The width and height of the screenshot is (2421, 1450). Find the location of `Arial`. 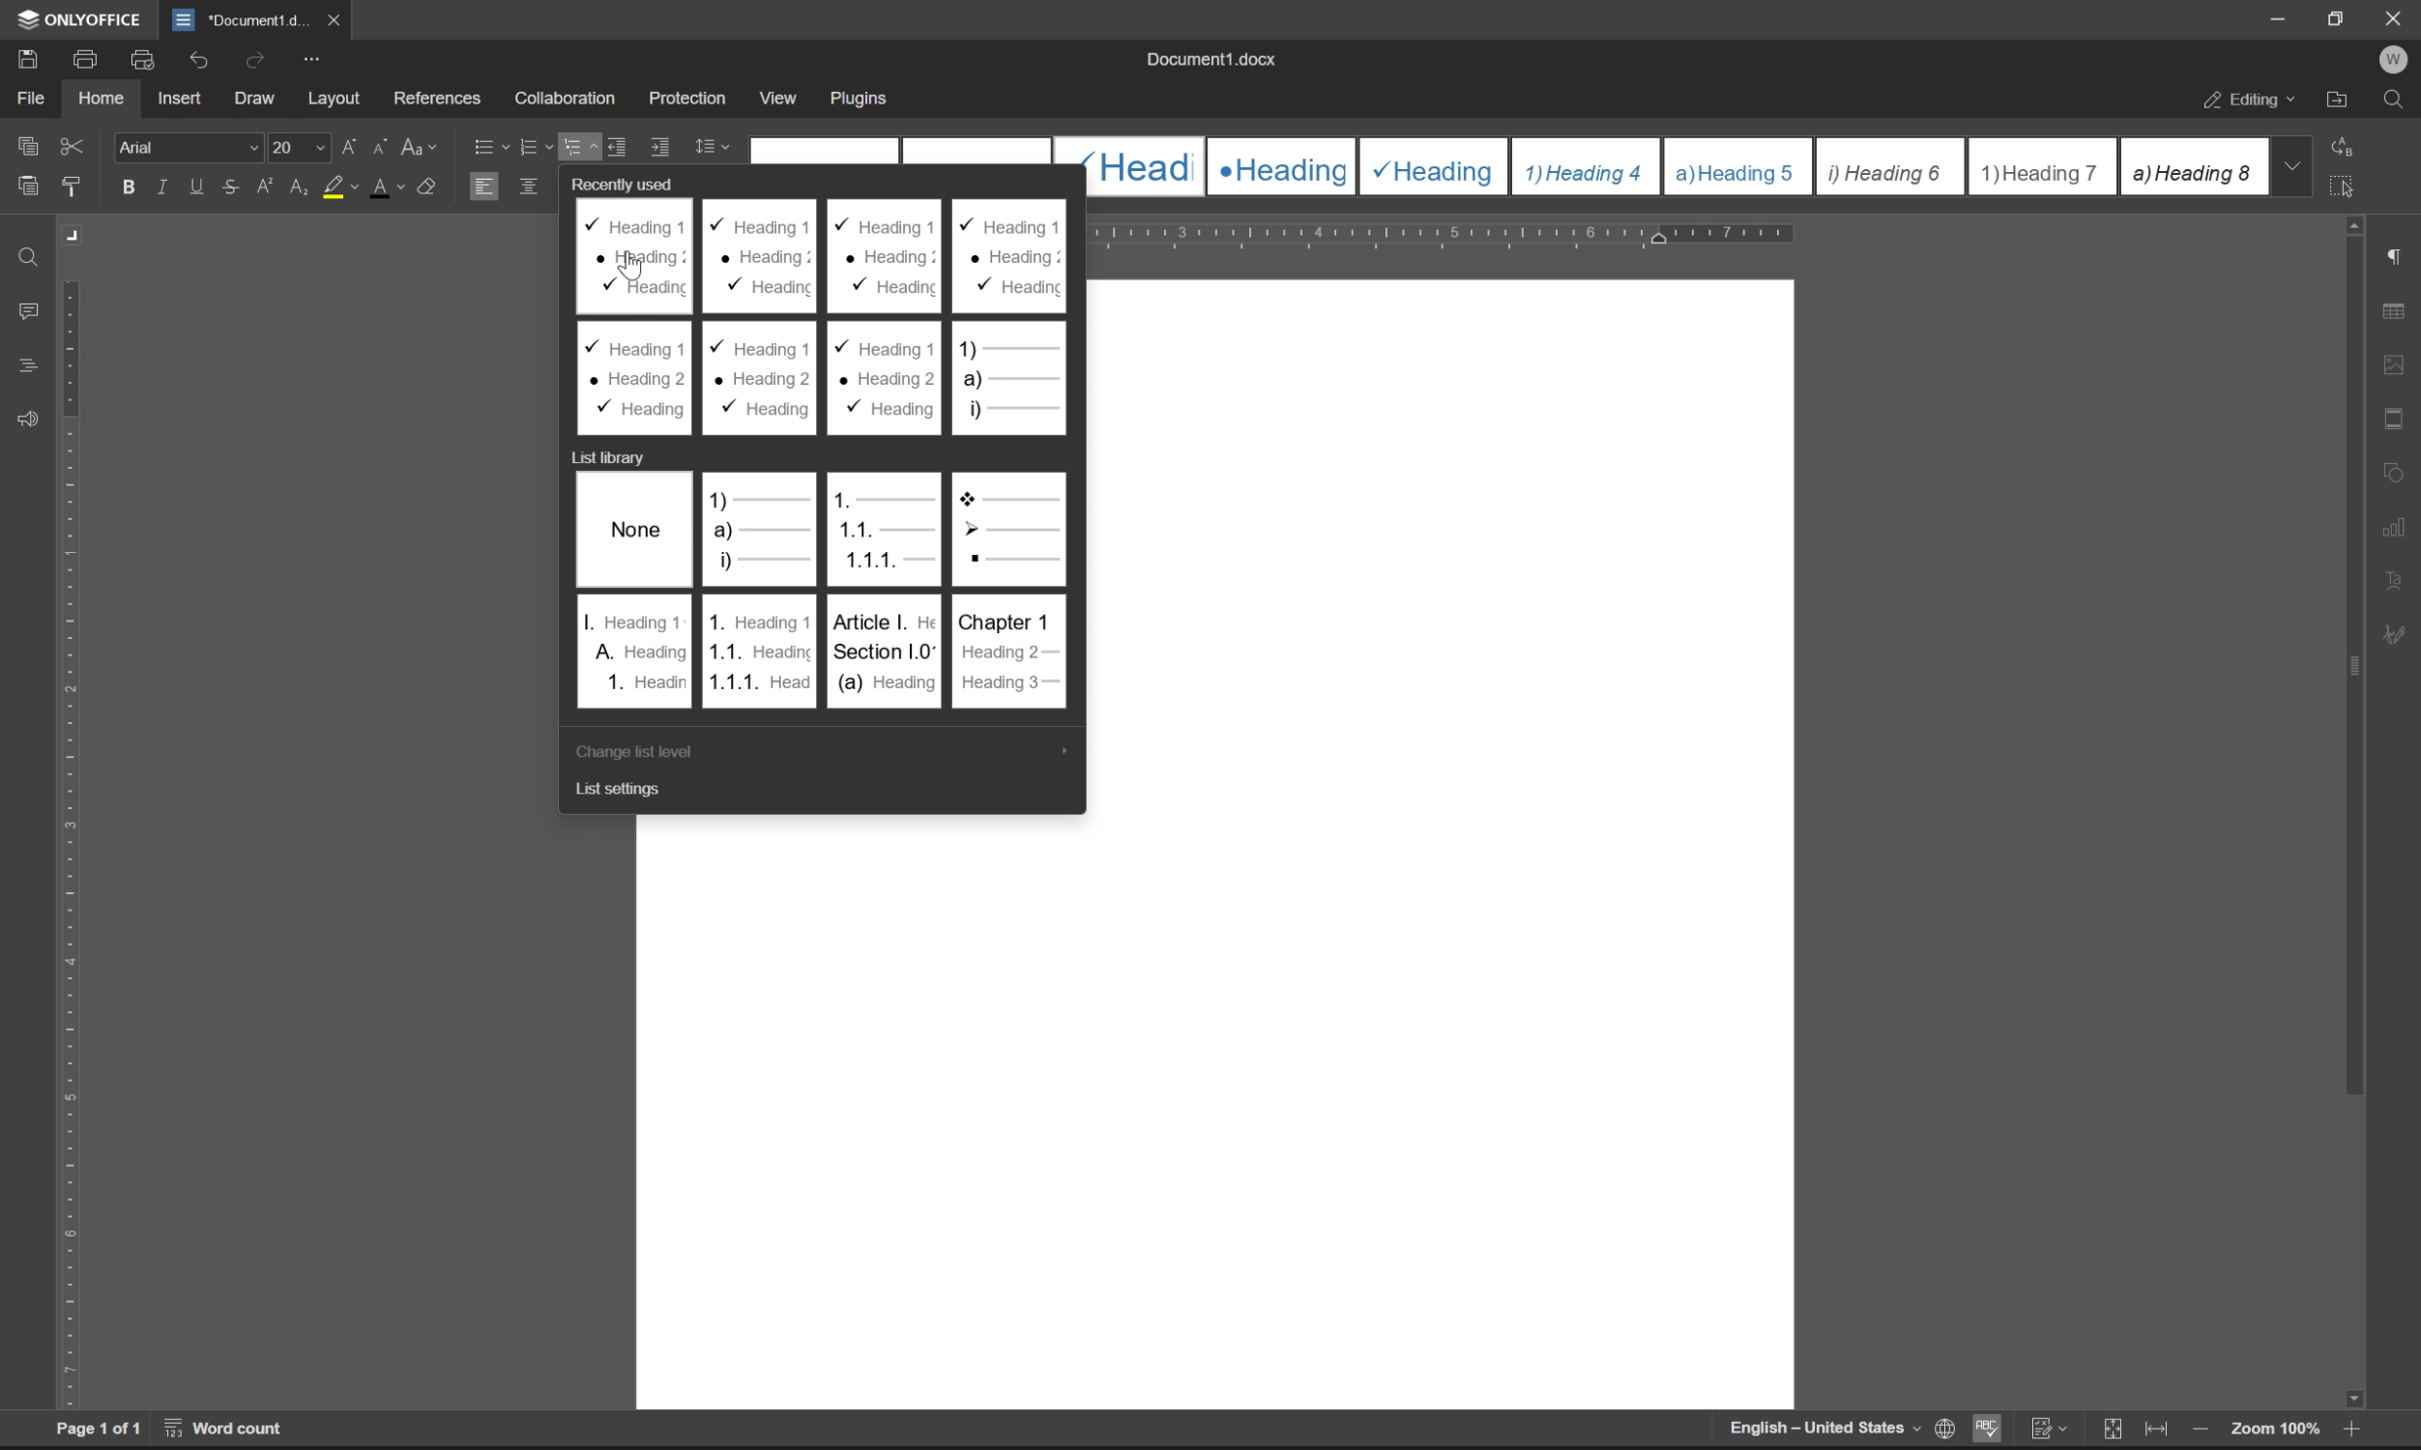

Arial is located at coordinates (186, 146).